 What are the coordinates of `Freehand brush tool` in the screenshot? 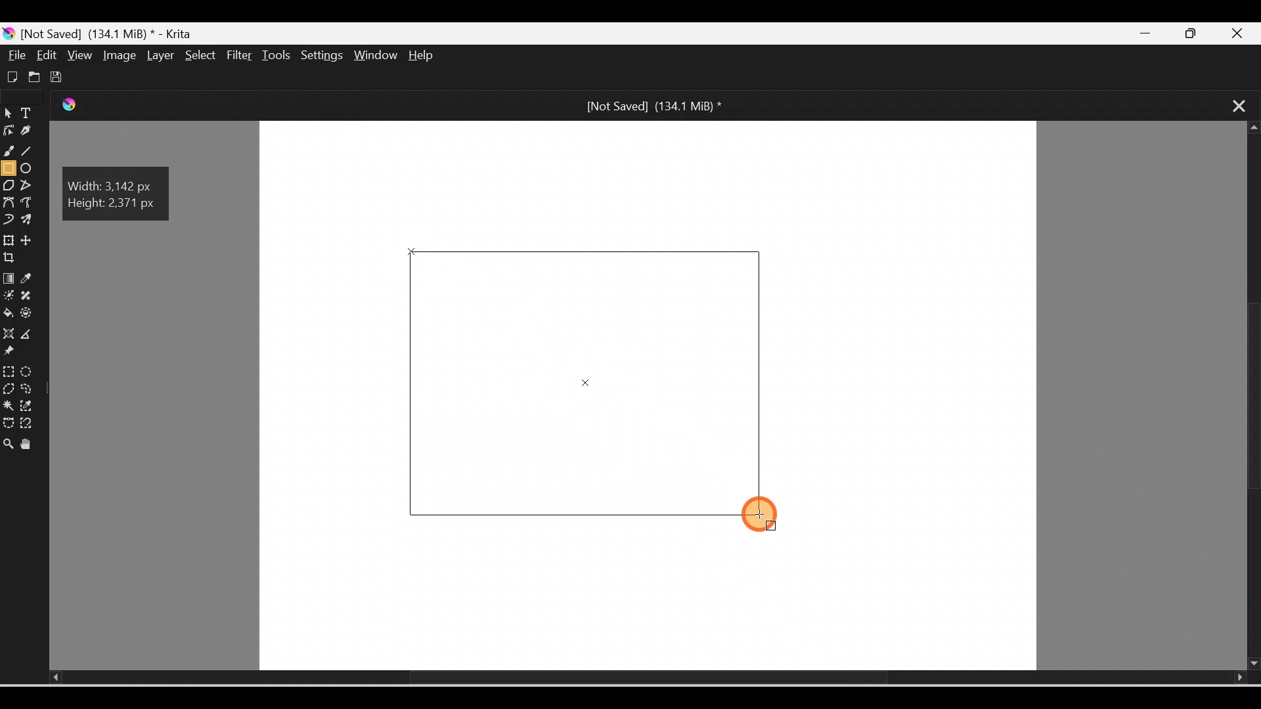 It's located at (11, 153).